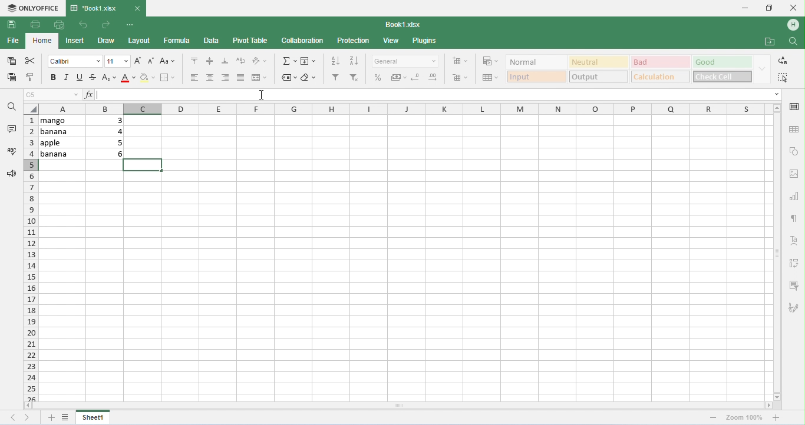 The image size is (805, 425). Describe the element at coordinates (75, 42) in the screenshot. I see `insert` at that location.